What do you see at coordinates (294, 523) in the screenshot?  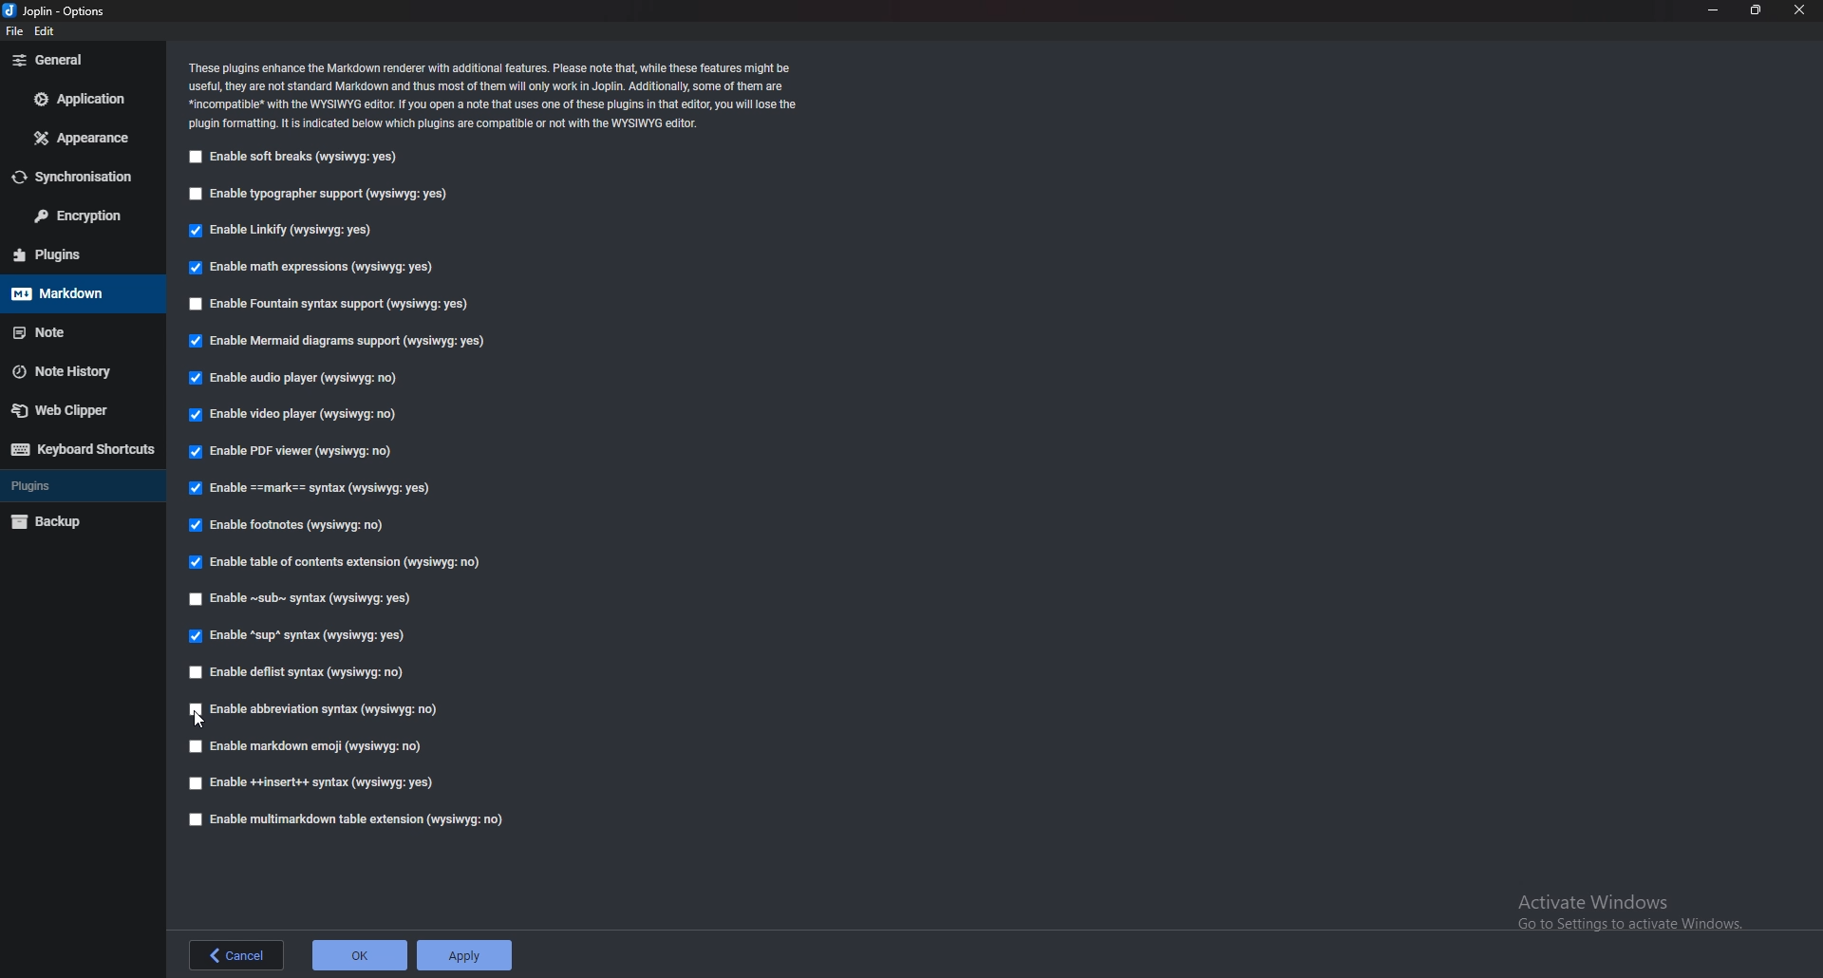 I see `Enable footnotes (wysiwyg: no)` at bounding box center [294, 523].